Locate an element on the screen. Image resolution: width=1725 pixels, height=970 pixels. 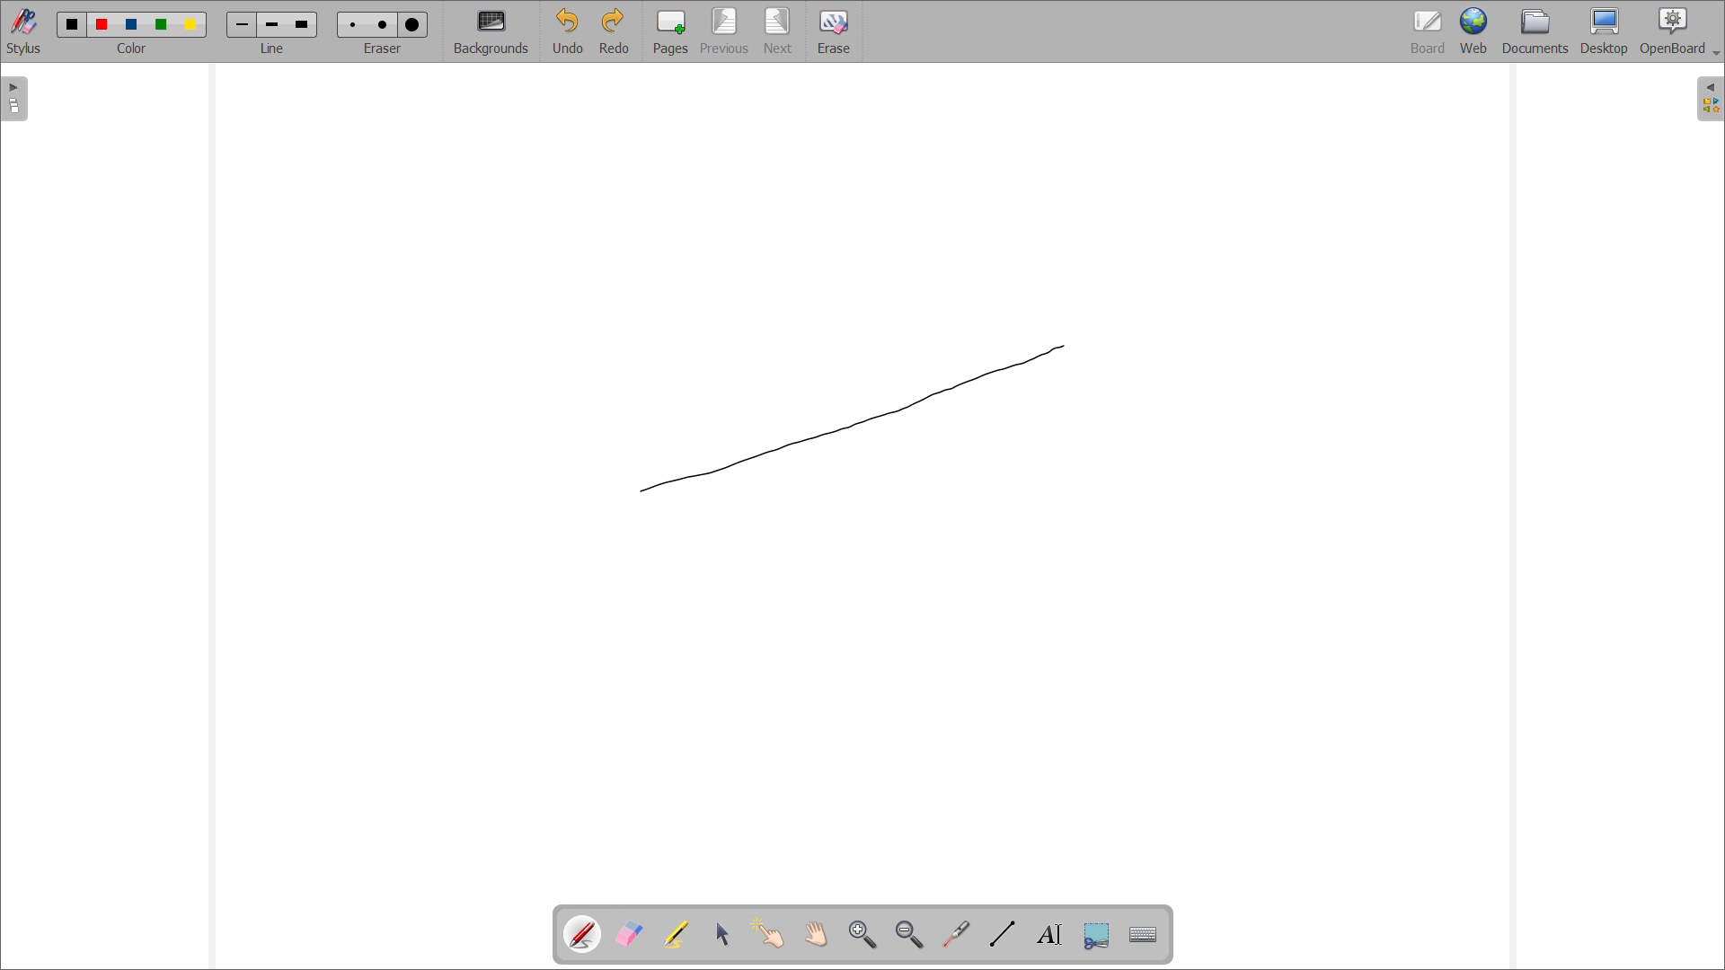
Eraser size is located at coordinates (383, 23).